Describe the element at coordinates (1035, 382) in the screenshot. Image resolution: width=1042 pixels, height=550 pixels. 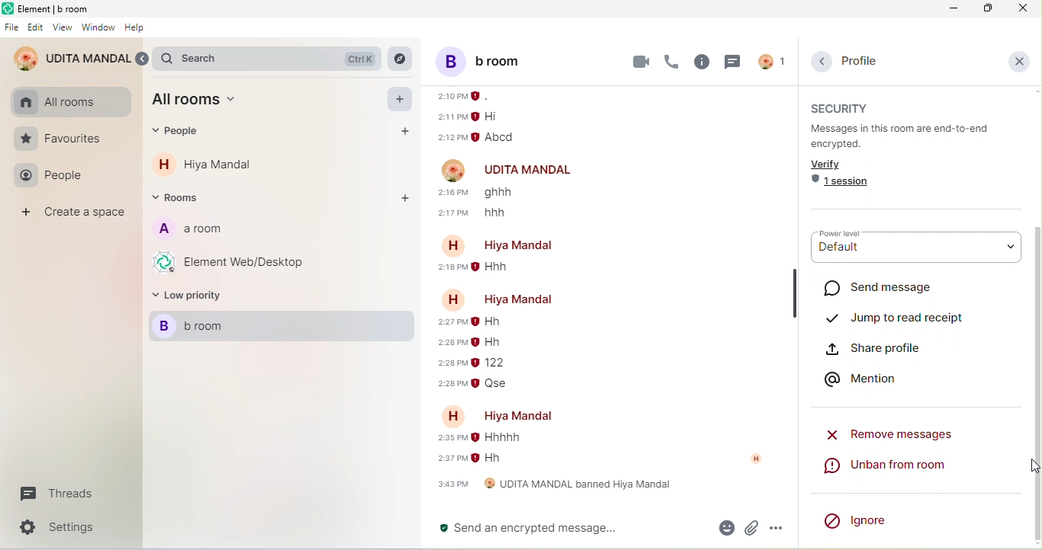
I see `scroll down` at that location.